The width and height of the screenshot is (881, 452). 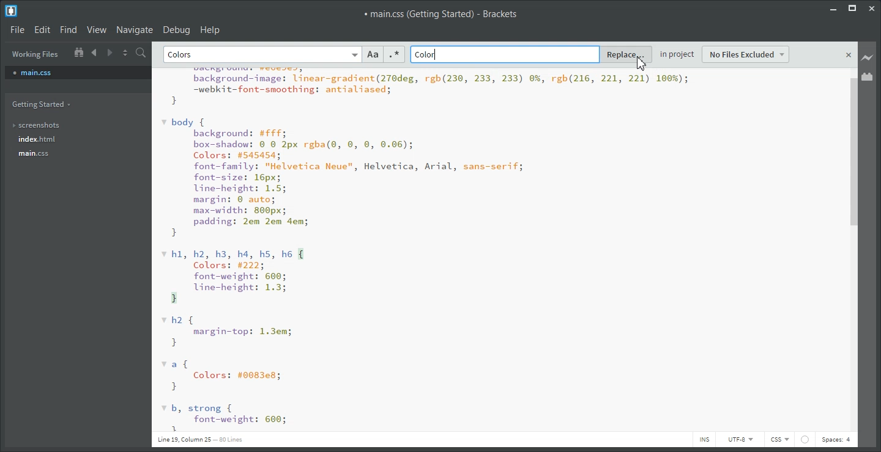 What do you see at coordinates (12, 10) in the screenshot?
I see `Logo` at bounding box center [12, 10].